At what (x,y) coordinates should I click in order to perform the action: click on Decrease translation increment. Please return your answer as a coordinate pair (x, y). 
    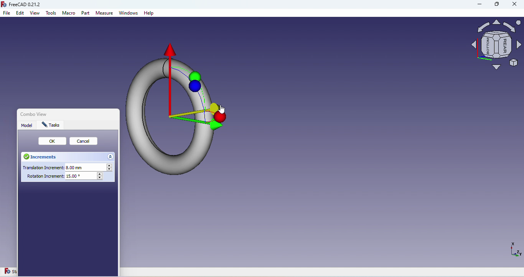
    Looking at the image, I should click on (110, 170).